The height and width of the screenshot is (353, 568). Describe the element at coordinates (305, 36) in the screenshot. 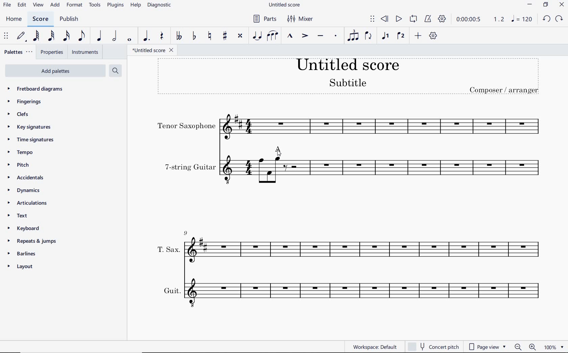

I see `ACCENT` at that location.